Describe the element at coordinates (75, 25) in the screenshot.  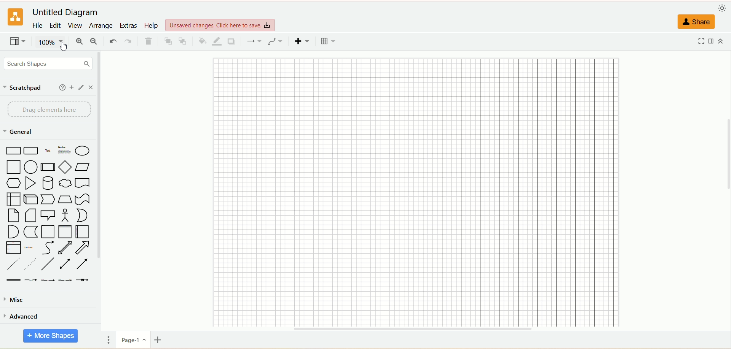
I see `view` at that location.